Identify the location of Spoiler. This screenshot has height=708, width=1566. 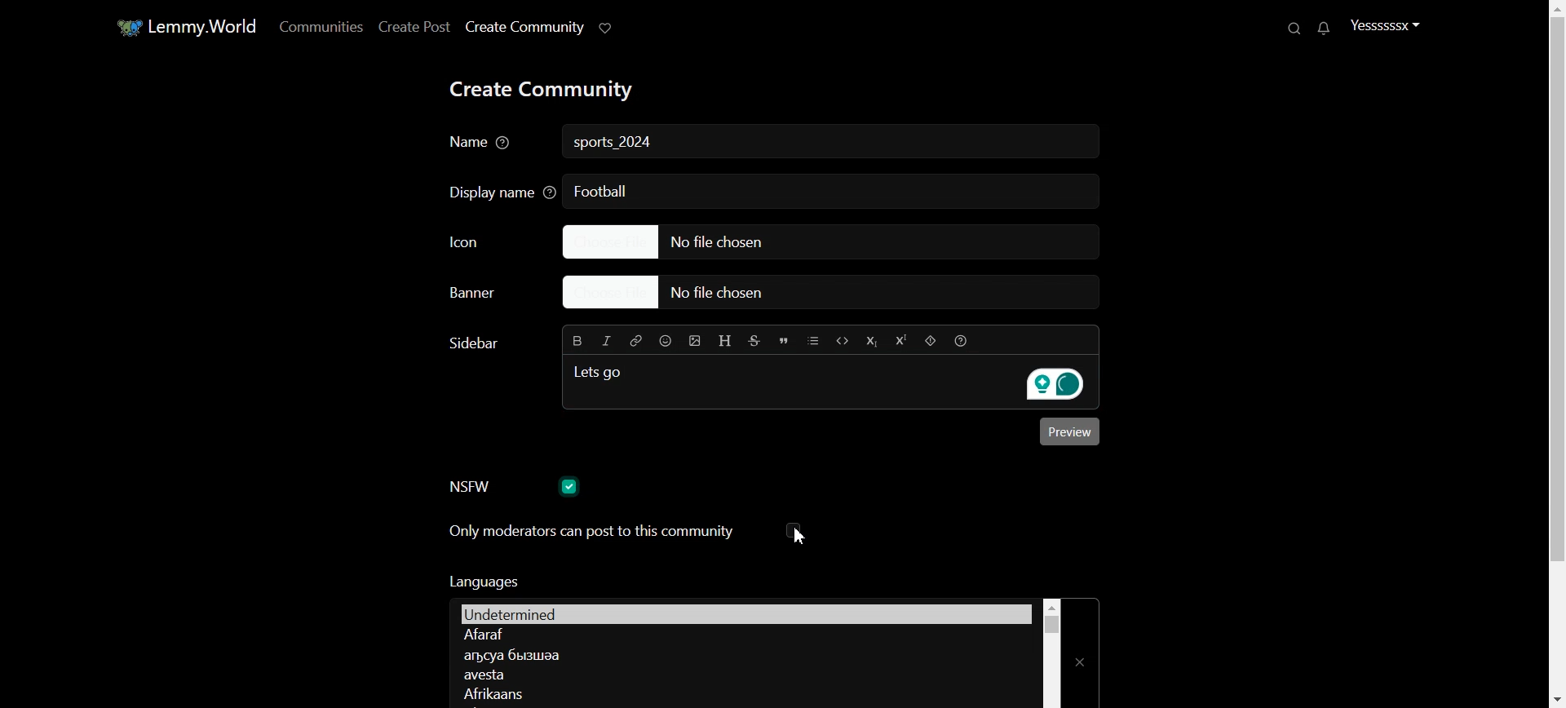
(931, 341).